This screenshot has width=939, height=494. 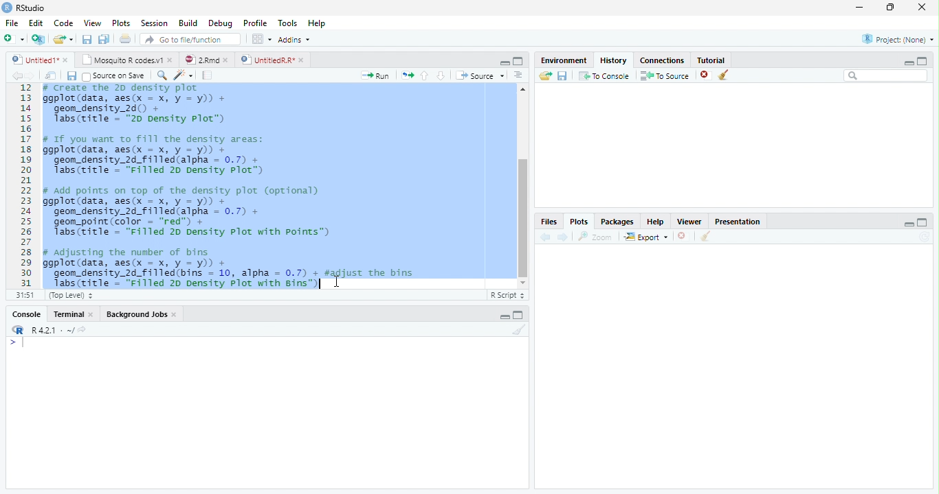 I want to click on maximize, so click(x=520, y=315).